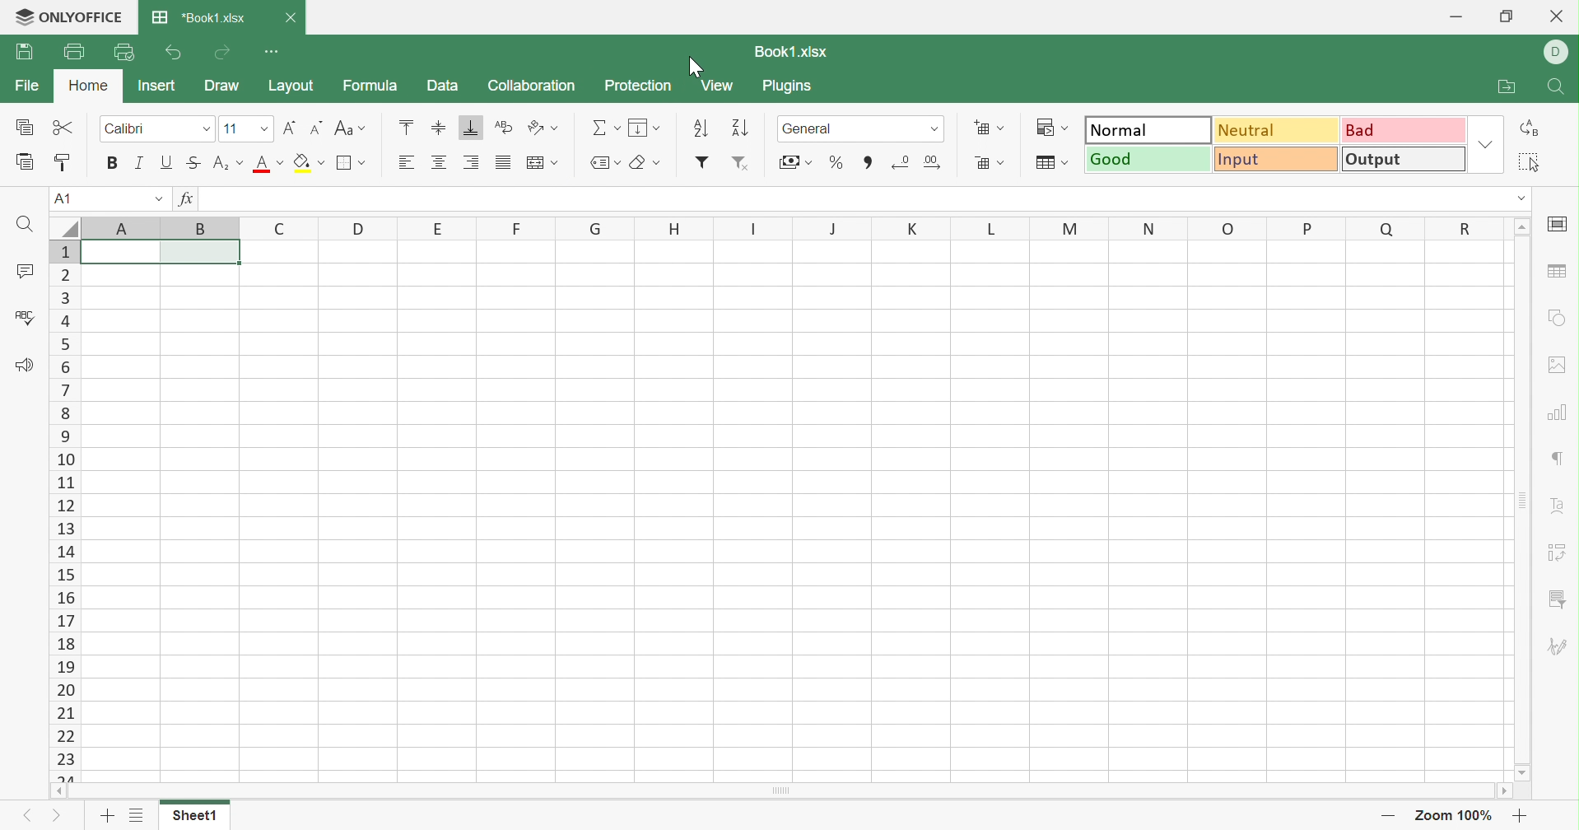 The width and height of the screenshot is (1579, 830). Describe the element at coordinates (1560, 273) in the screenshot. I see `Table sttings` at that location.